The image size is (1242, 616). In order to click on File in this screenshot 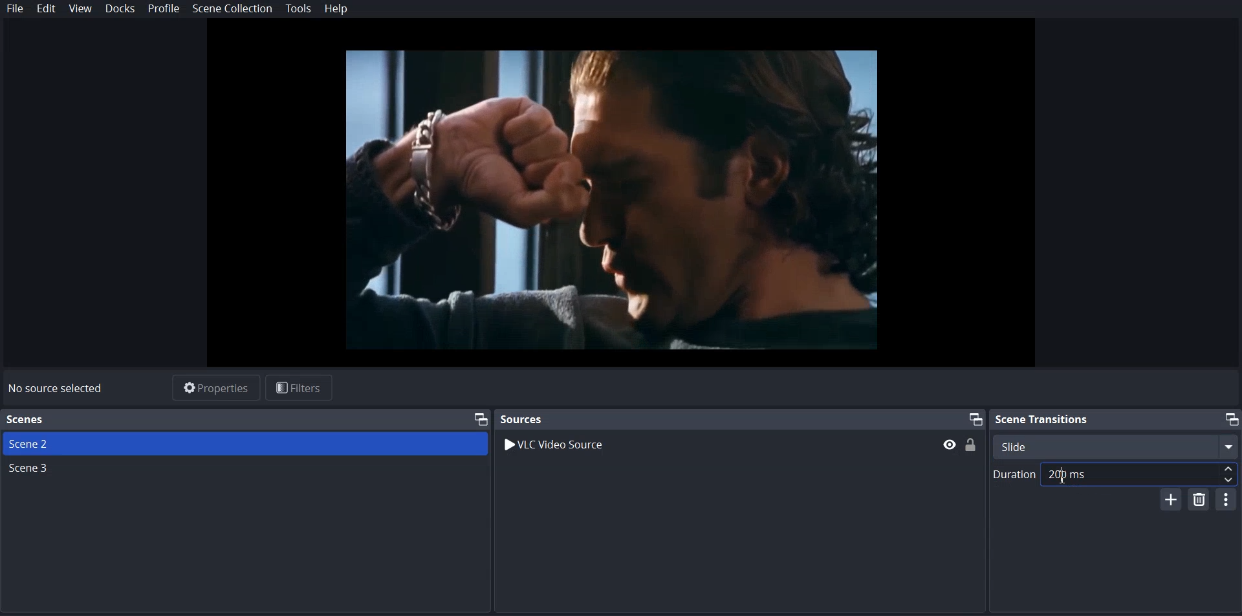, I will do `click(15, 8)`.